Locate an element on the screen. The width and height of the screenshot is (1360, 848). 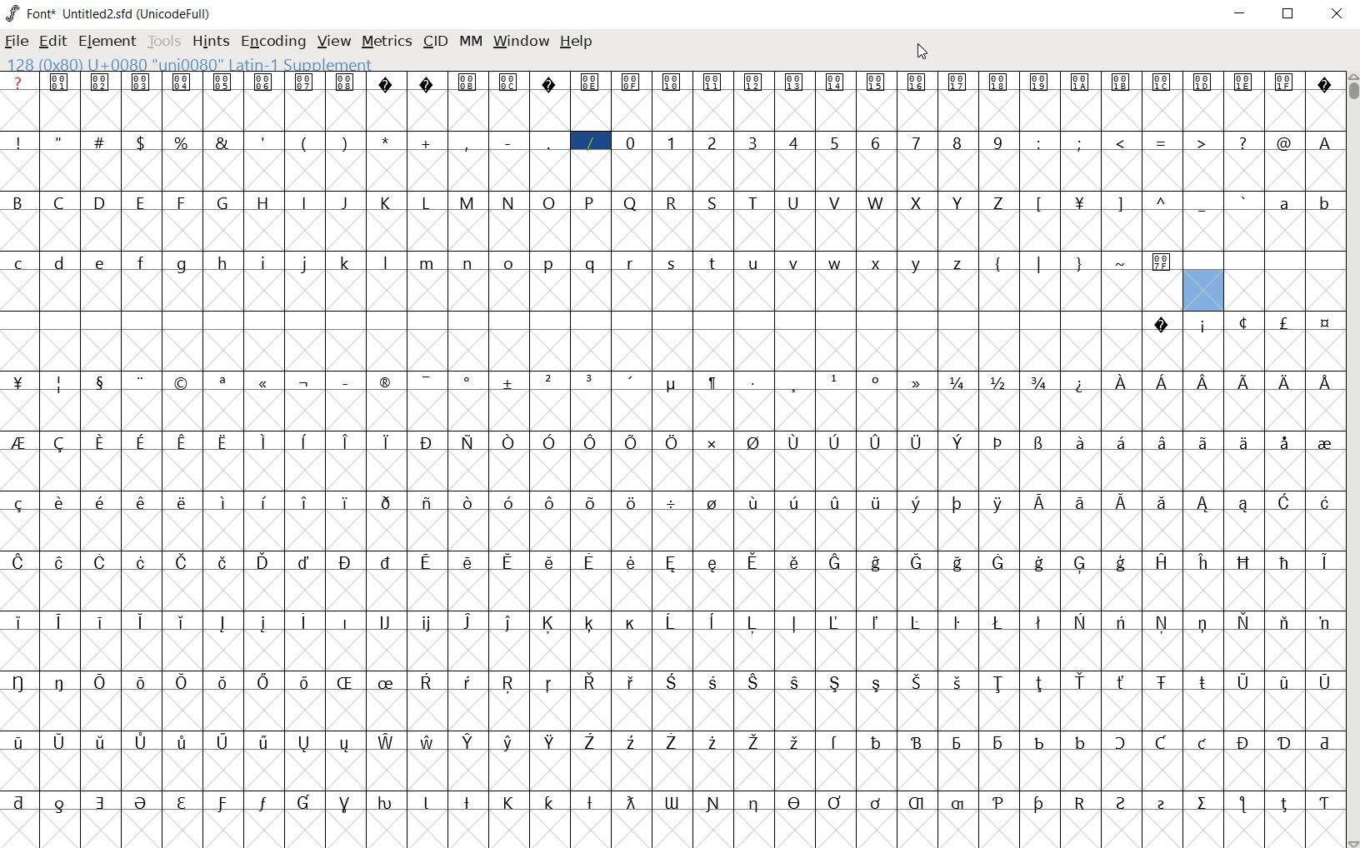
glyph is located at coordinates (507, 82).